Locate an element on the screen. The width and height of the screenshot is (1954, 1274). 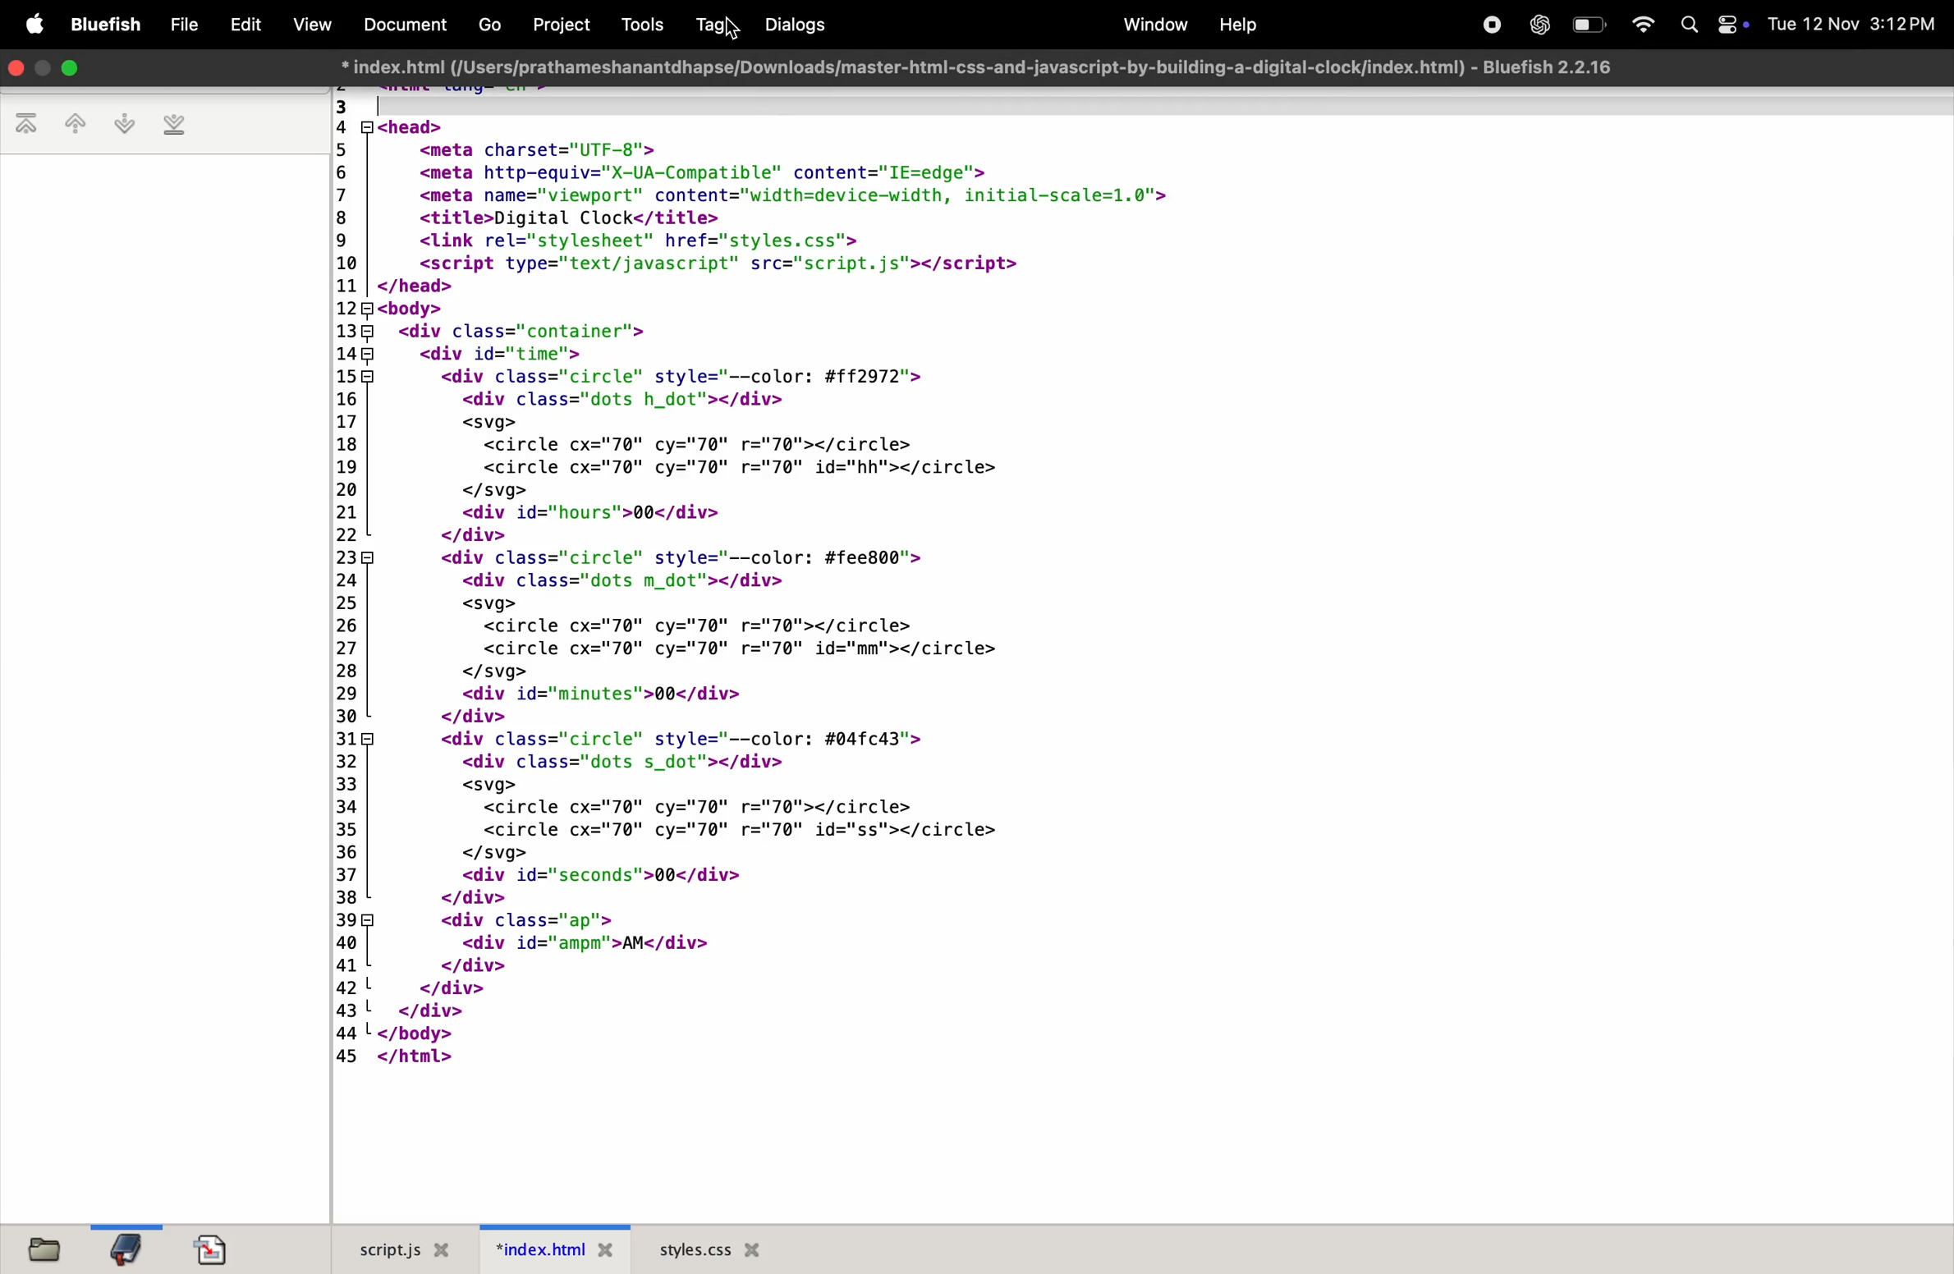
previous book mark is located at coordinates (74, 126).